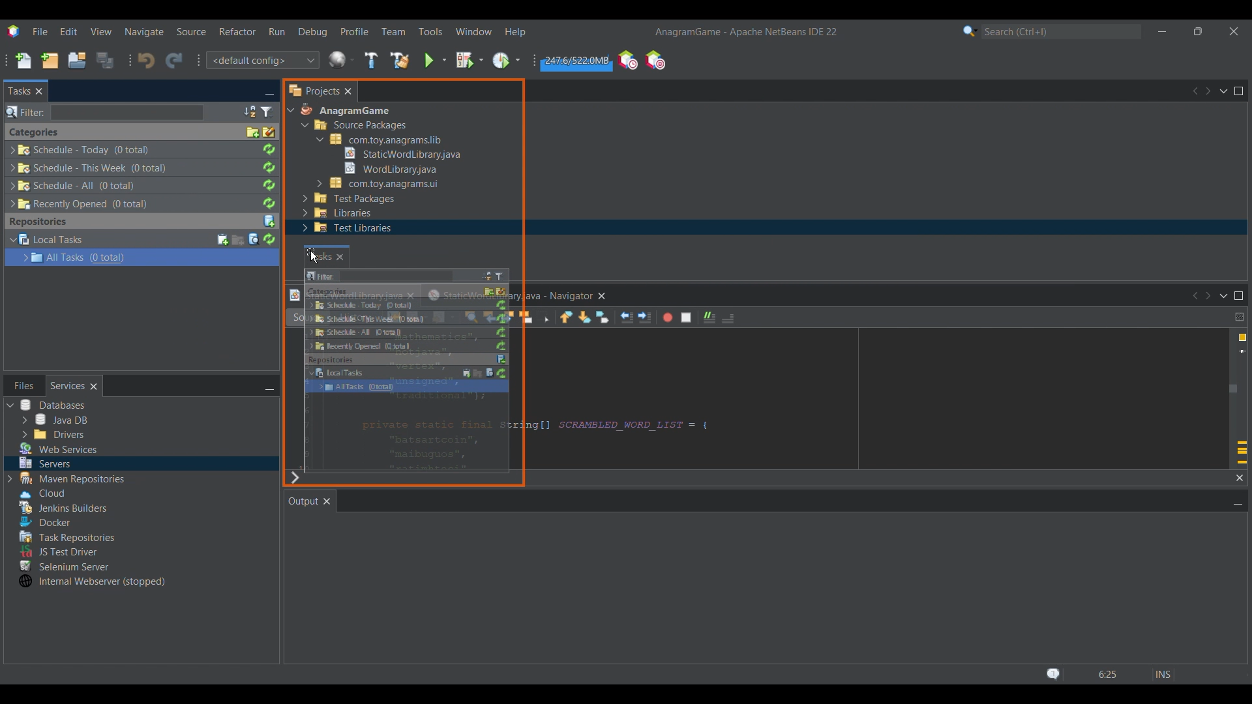  I want to click on Search, so click(1061, 31).